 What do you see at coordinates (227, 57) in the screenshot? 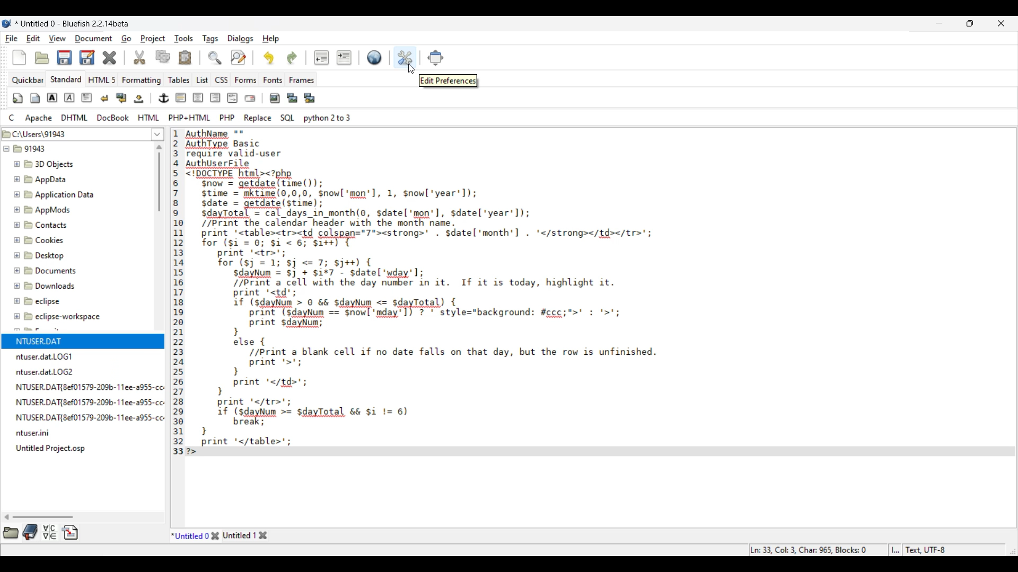
I see `Search and find` at bounding box center [227, 57].